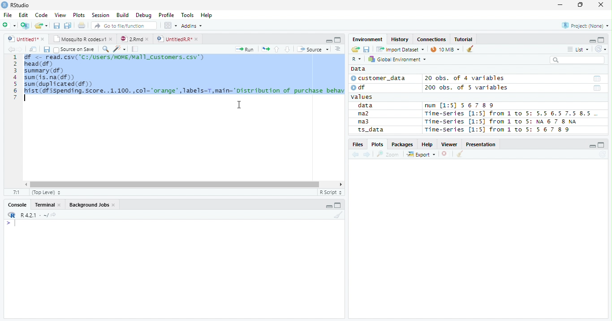 The height and width of the screenshot is (321, 612). I want to click on Next, so click(367, 155).